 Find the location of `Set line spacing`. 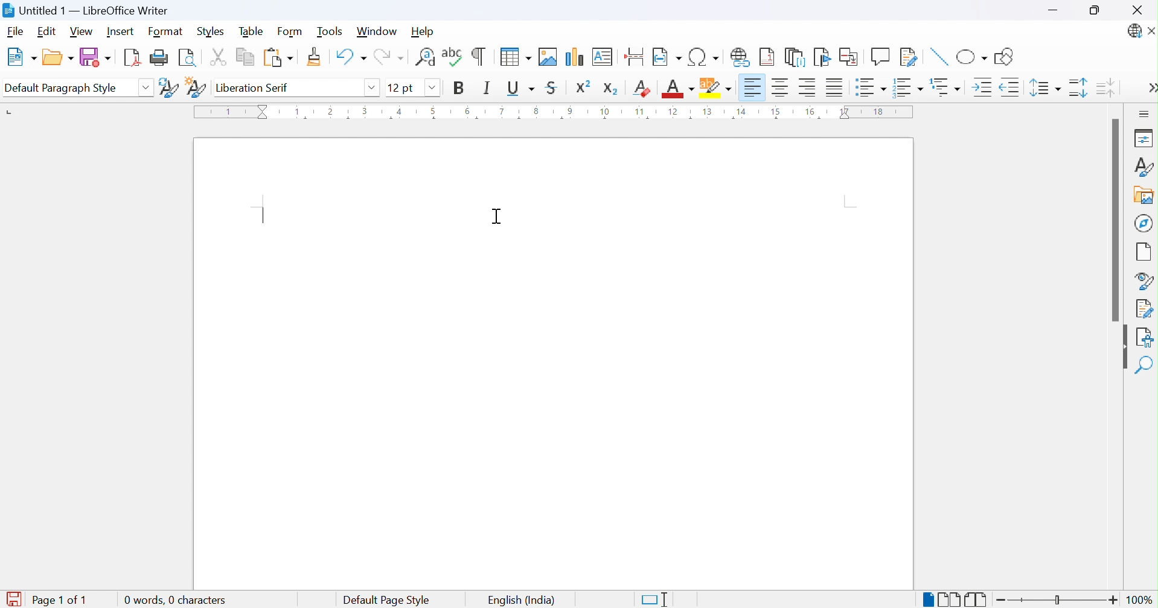

Set line spacing is located at coordinates (1045, 87).